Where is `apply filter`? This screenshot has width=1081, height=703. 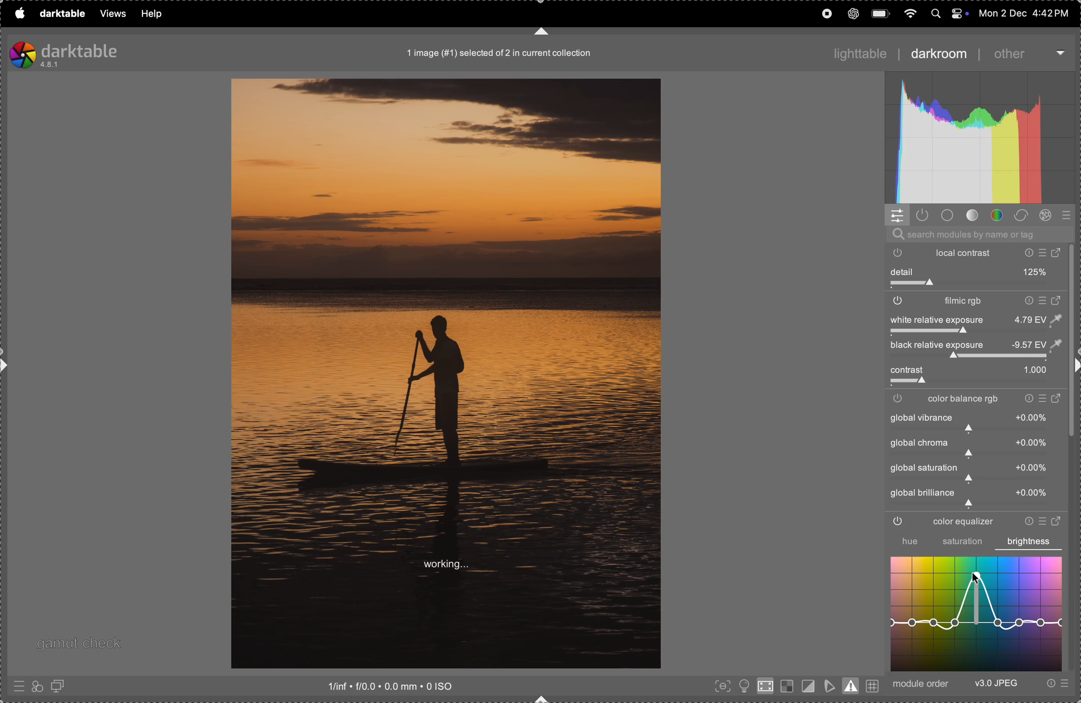
apply filter is located at coordinates (37, 685).